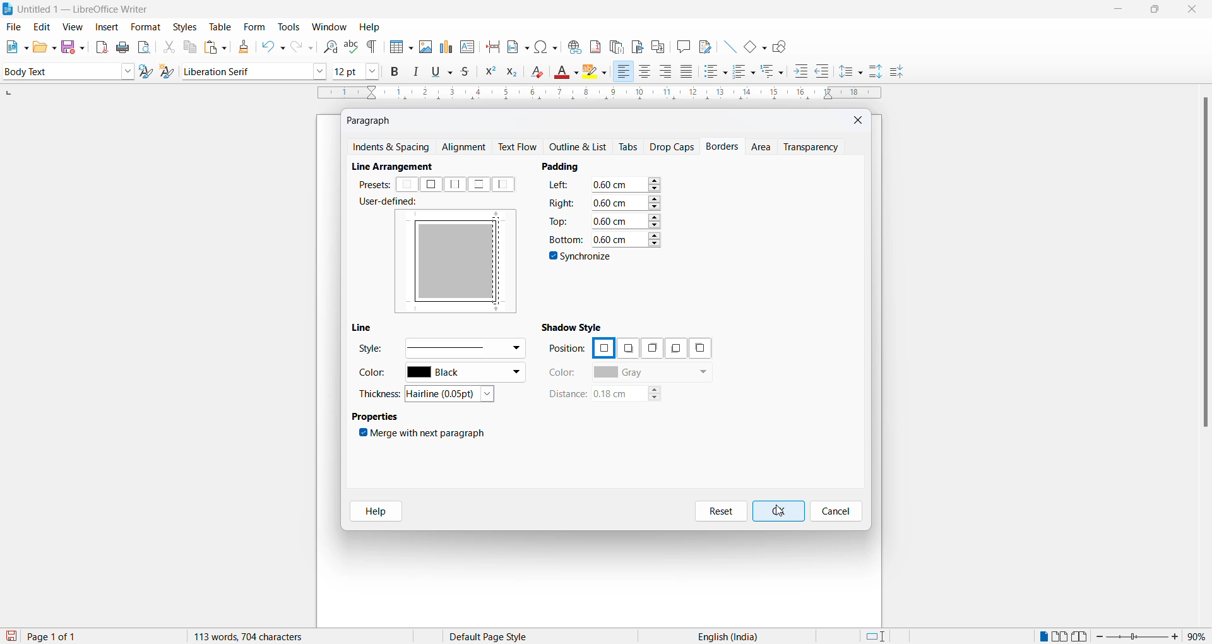  I want to click on alignment, so click(467, 148).